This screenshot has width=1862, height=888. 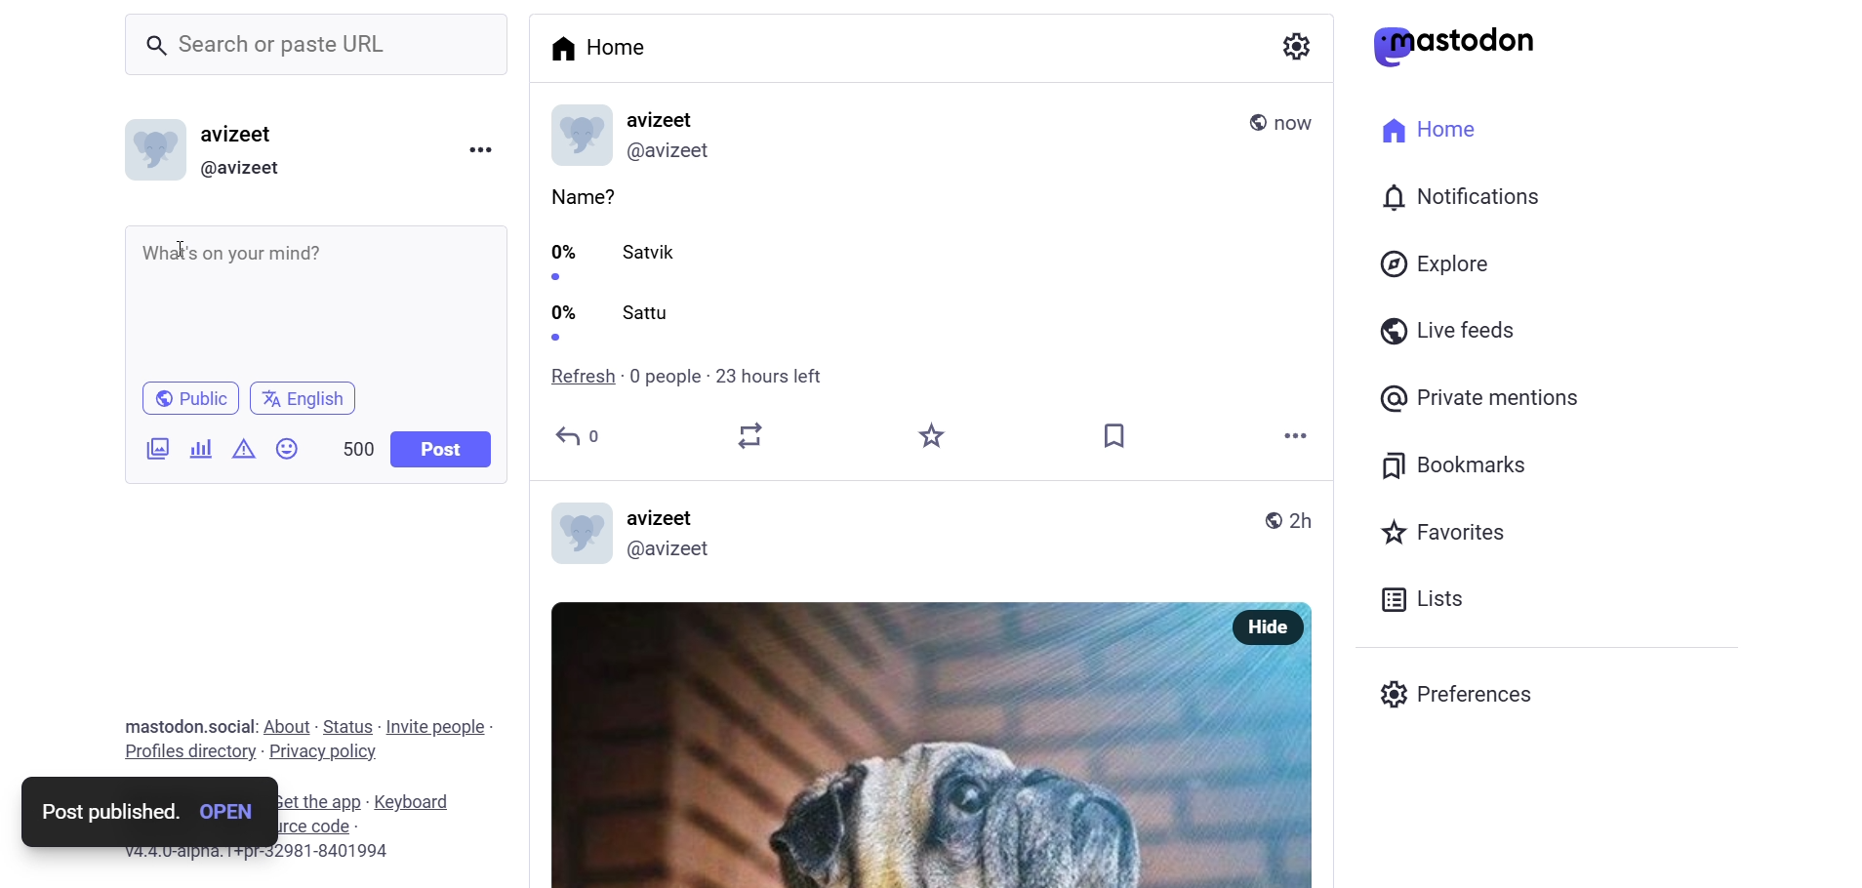 I want to click on bookmark, so click(x=1457, y=463).